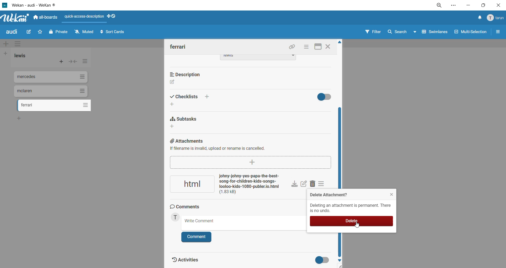  What do you see at coordinates (498, 33) in the screenshot?
I see `sidebar` at bounding box center [498, 33].